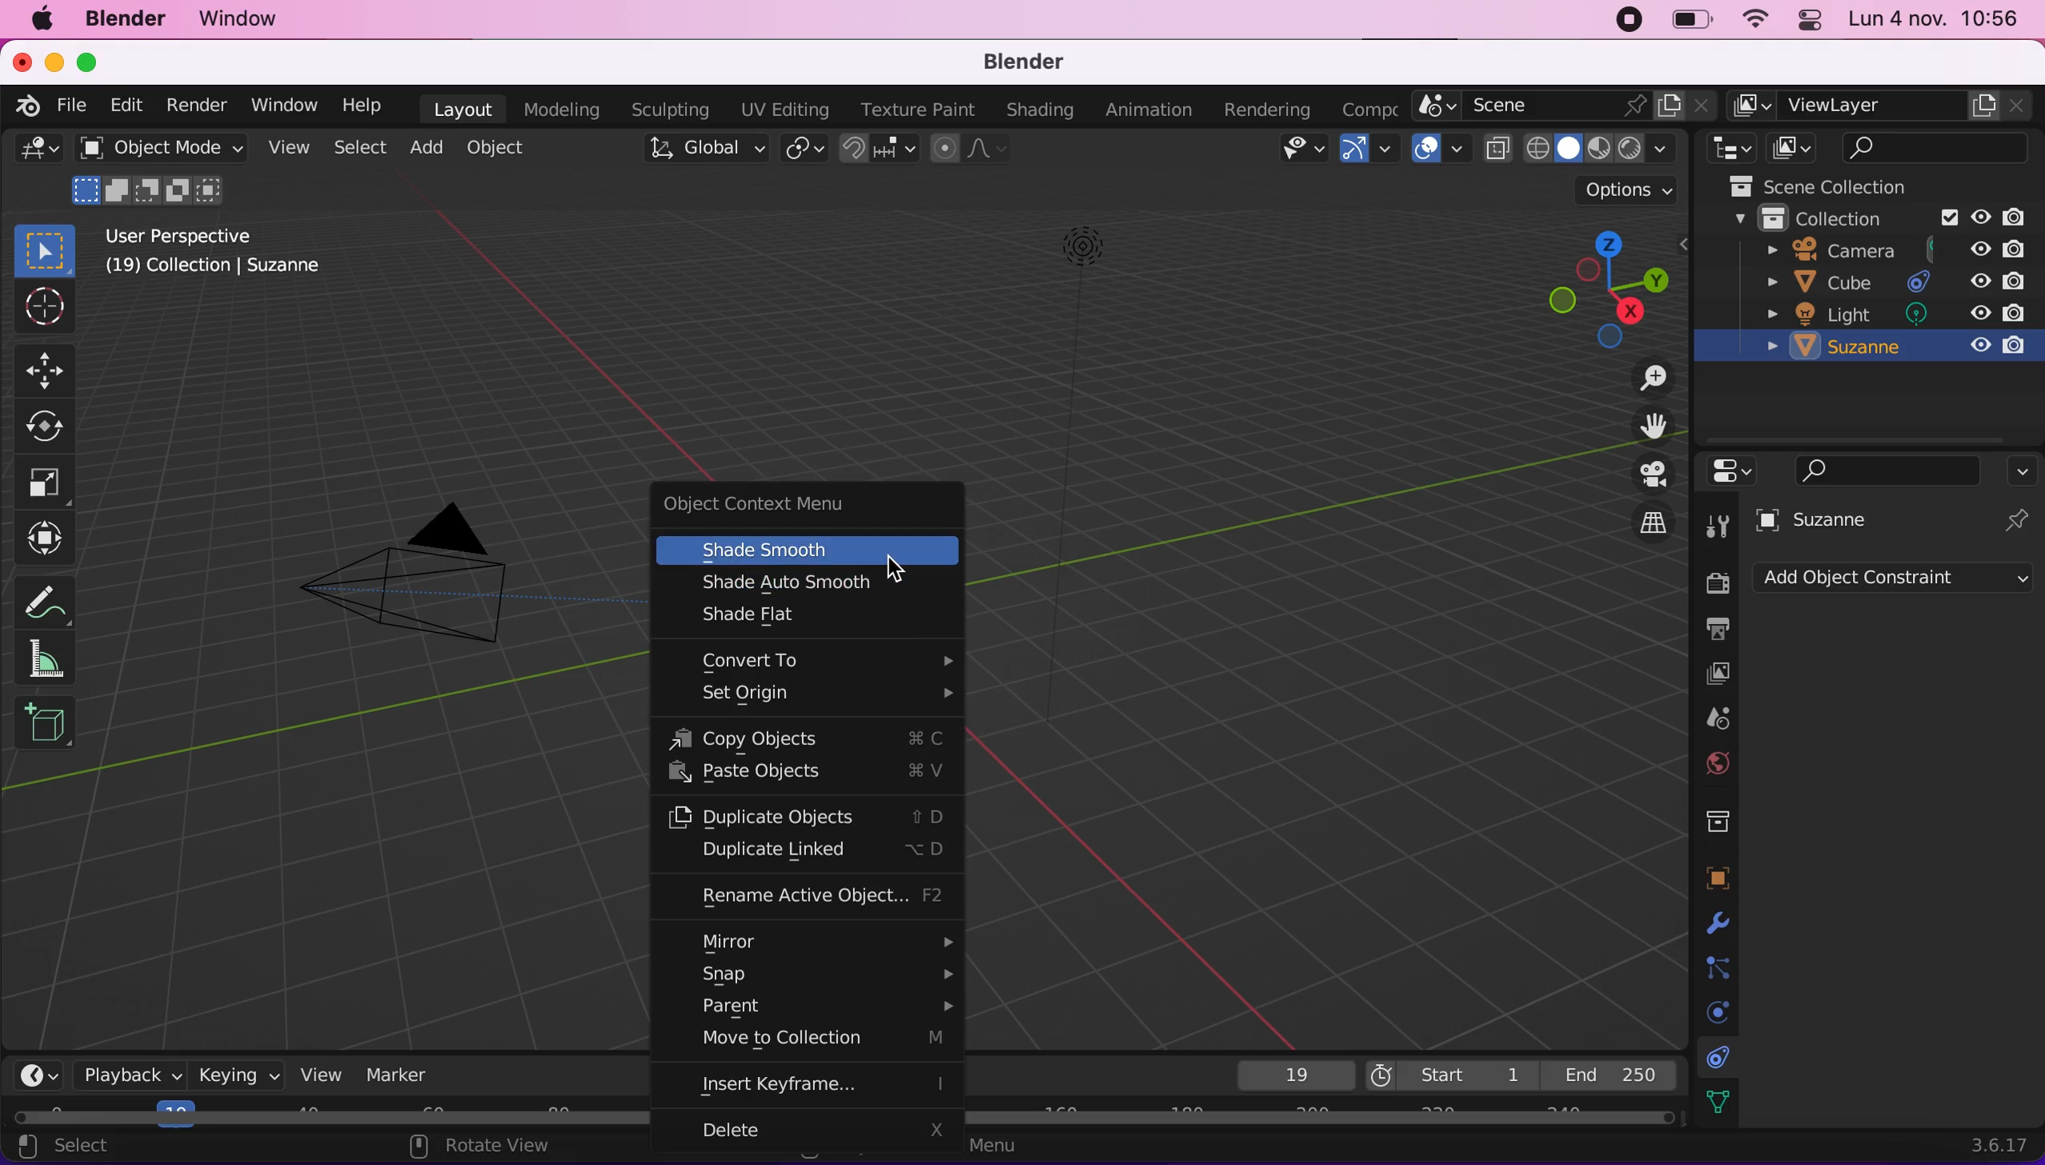  What do you see at coordinates (128, 20) in the screenshot?
I see `blender` at bounding box center [128, 20].